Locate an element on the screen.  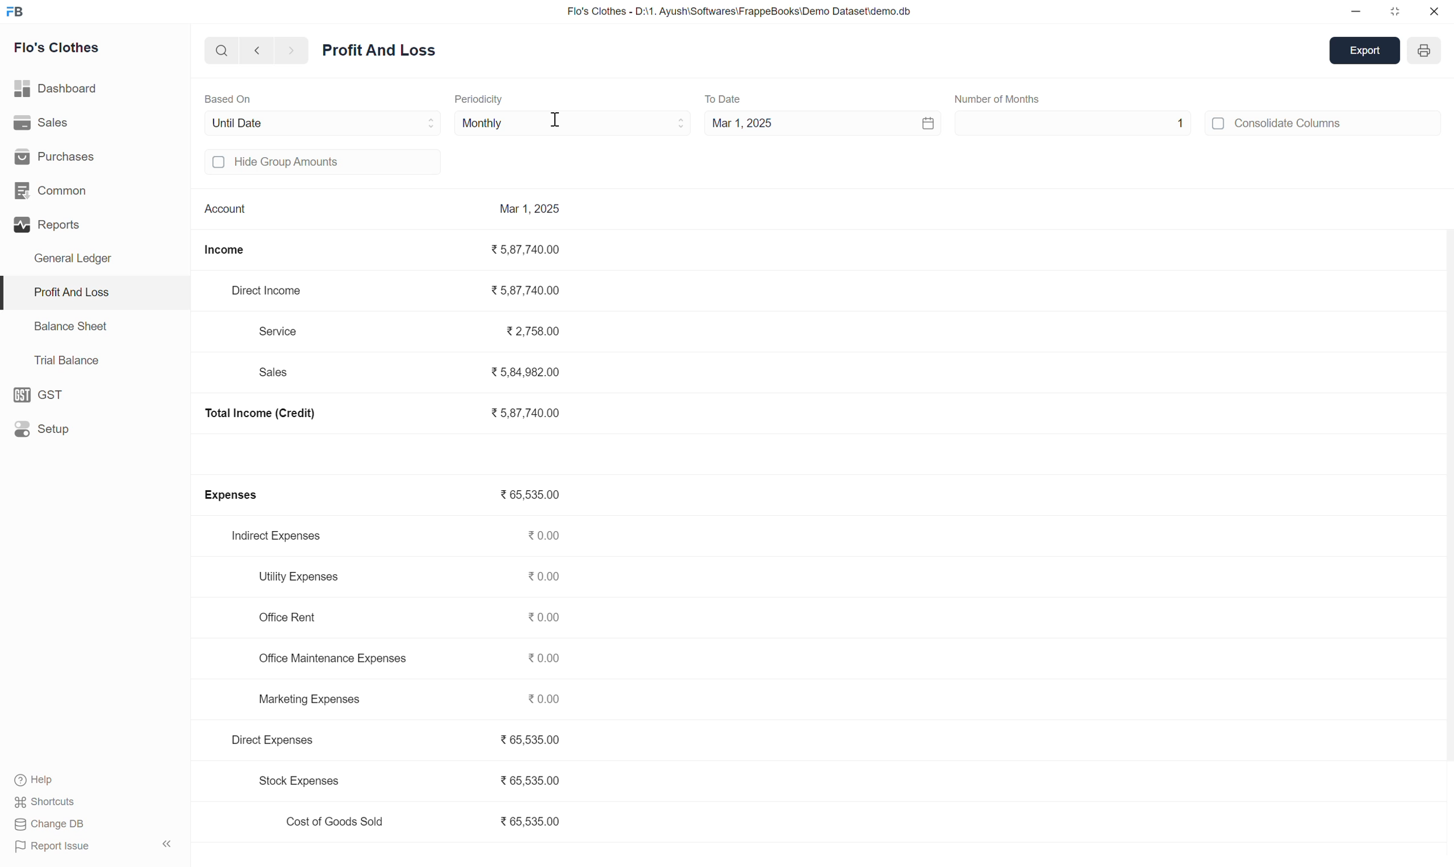
FB is located at coordinates (26, 13).